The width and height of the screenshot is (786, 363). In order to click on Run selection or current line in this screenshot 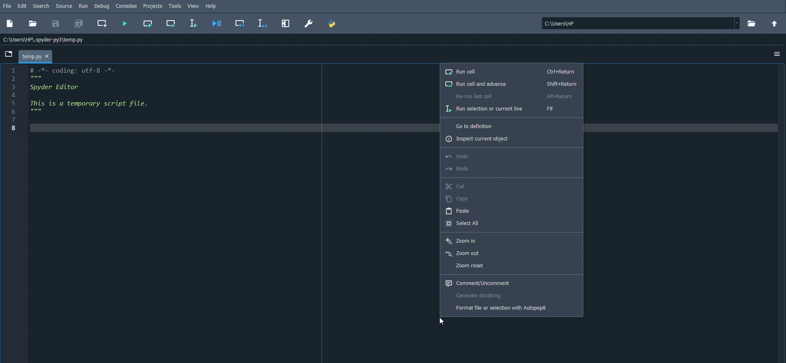, I will do `click(193, 23)`.